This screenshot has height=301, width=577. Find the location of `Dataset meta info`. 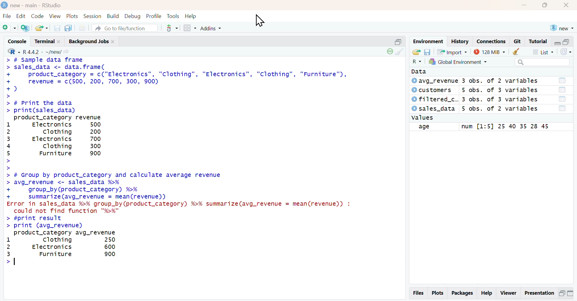

Dataset meta info is located at coordinates (501, 95).